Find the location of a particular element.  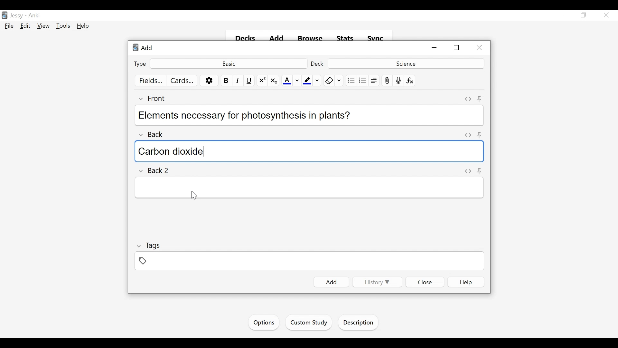

Minimize is located at coordinates (435, 48).